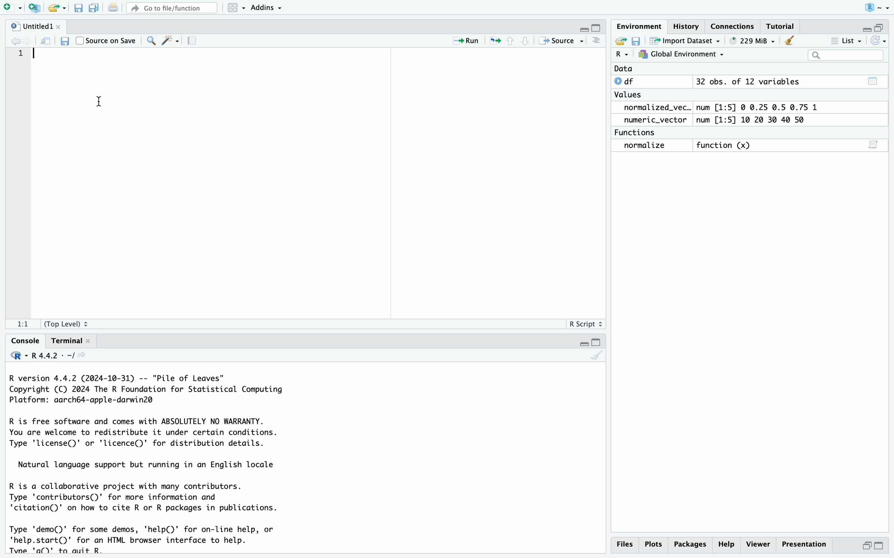 The height and width of the screenshot is (558, 894). Describe the element at coordinates (512, 41) in the screenshot. I see `previous section` at that location.